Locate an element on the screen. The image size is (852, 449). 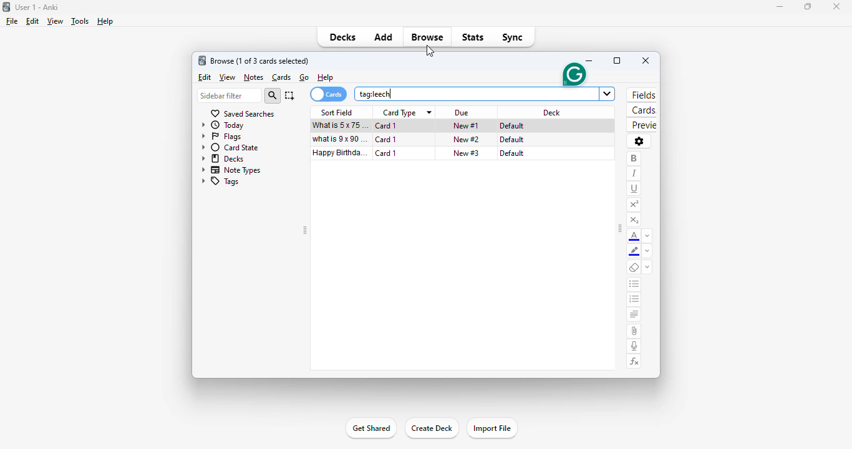
logo is located at coordinates (202, 60).